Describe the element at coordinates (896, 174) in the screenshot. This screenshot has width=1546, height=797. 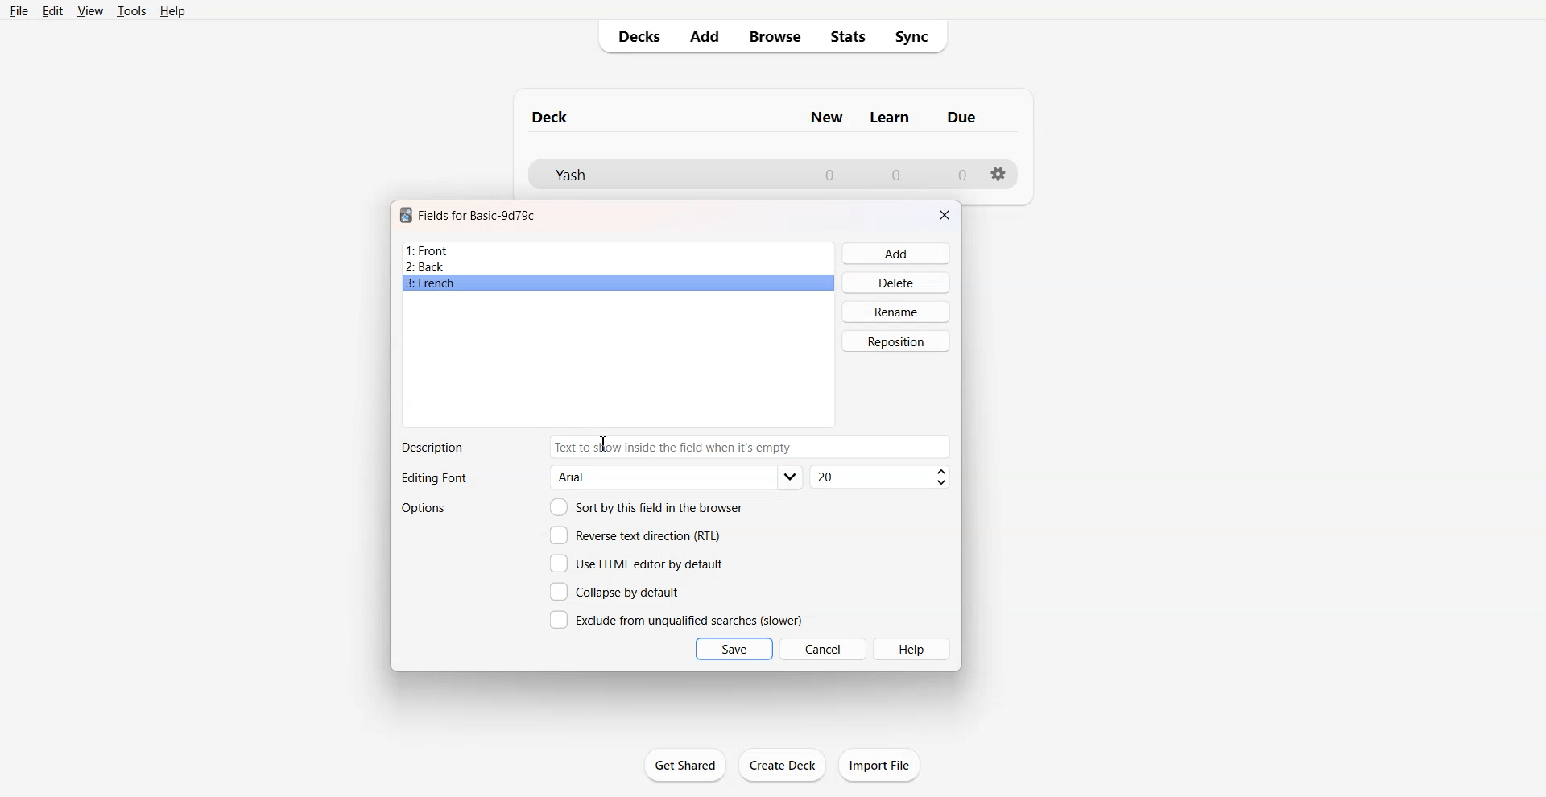
I see `Number of Learn cards` at that location.